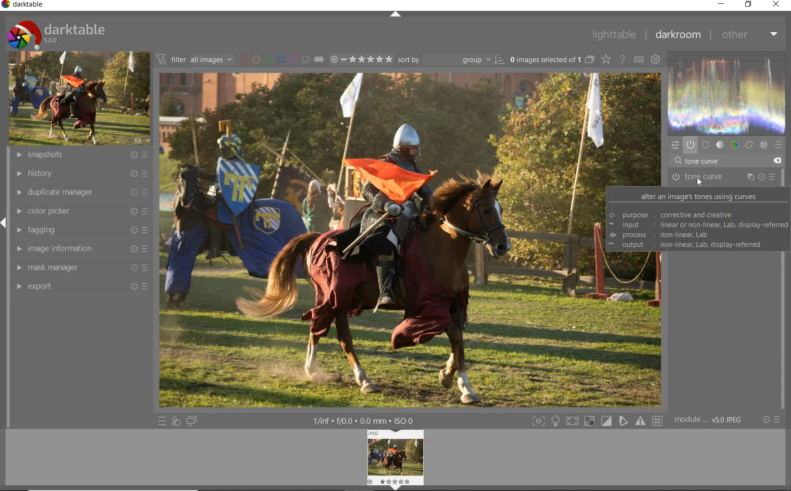 The height and width of the screenshot is (491, 791). Describe the element at coordinates (771, 420) in the screenshot. I see `reset or presets & preferences` at that location.